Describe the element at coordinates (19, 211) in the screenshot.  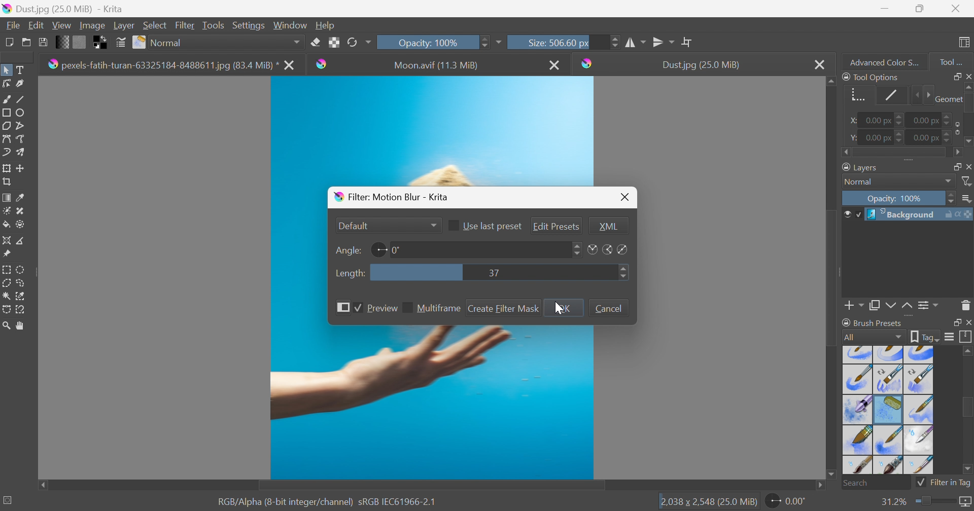
I see `Patch tool` at that location.